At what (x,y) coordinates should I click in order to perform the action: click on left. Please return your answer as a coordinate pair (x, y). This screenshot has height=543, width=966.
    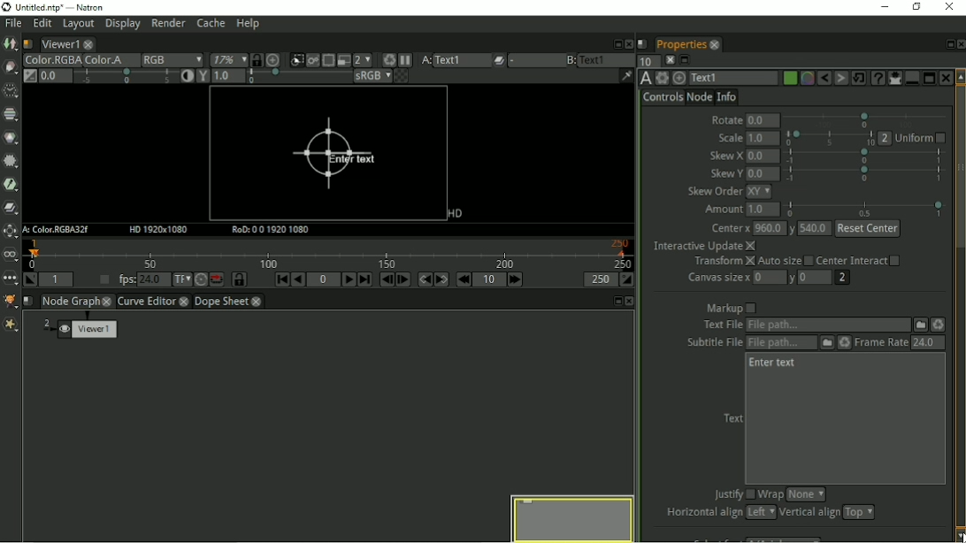
    Looking at the image, I should click on (761, 512).